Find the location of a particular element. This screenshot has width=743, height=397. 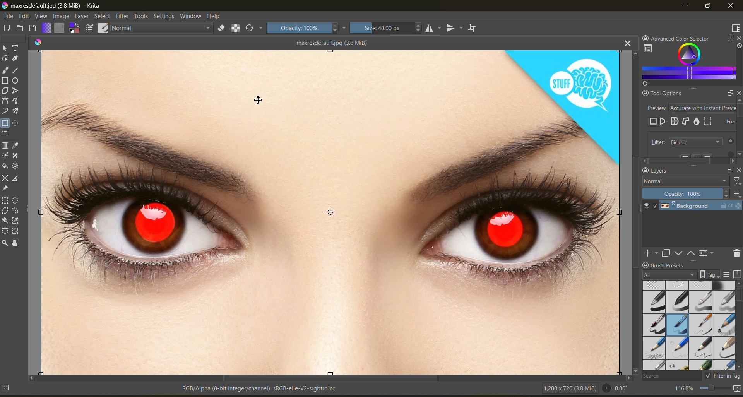

tool is located at coordinates (5, 123).